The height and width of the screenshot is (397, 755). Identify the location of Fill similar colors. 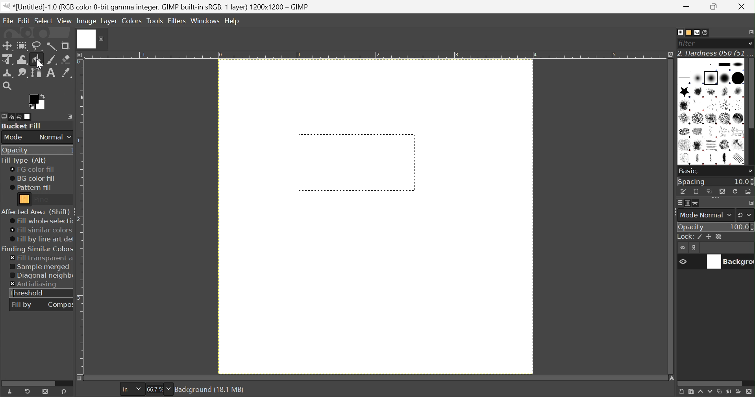
(40, 230).